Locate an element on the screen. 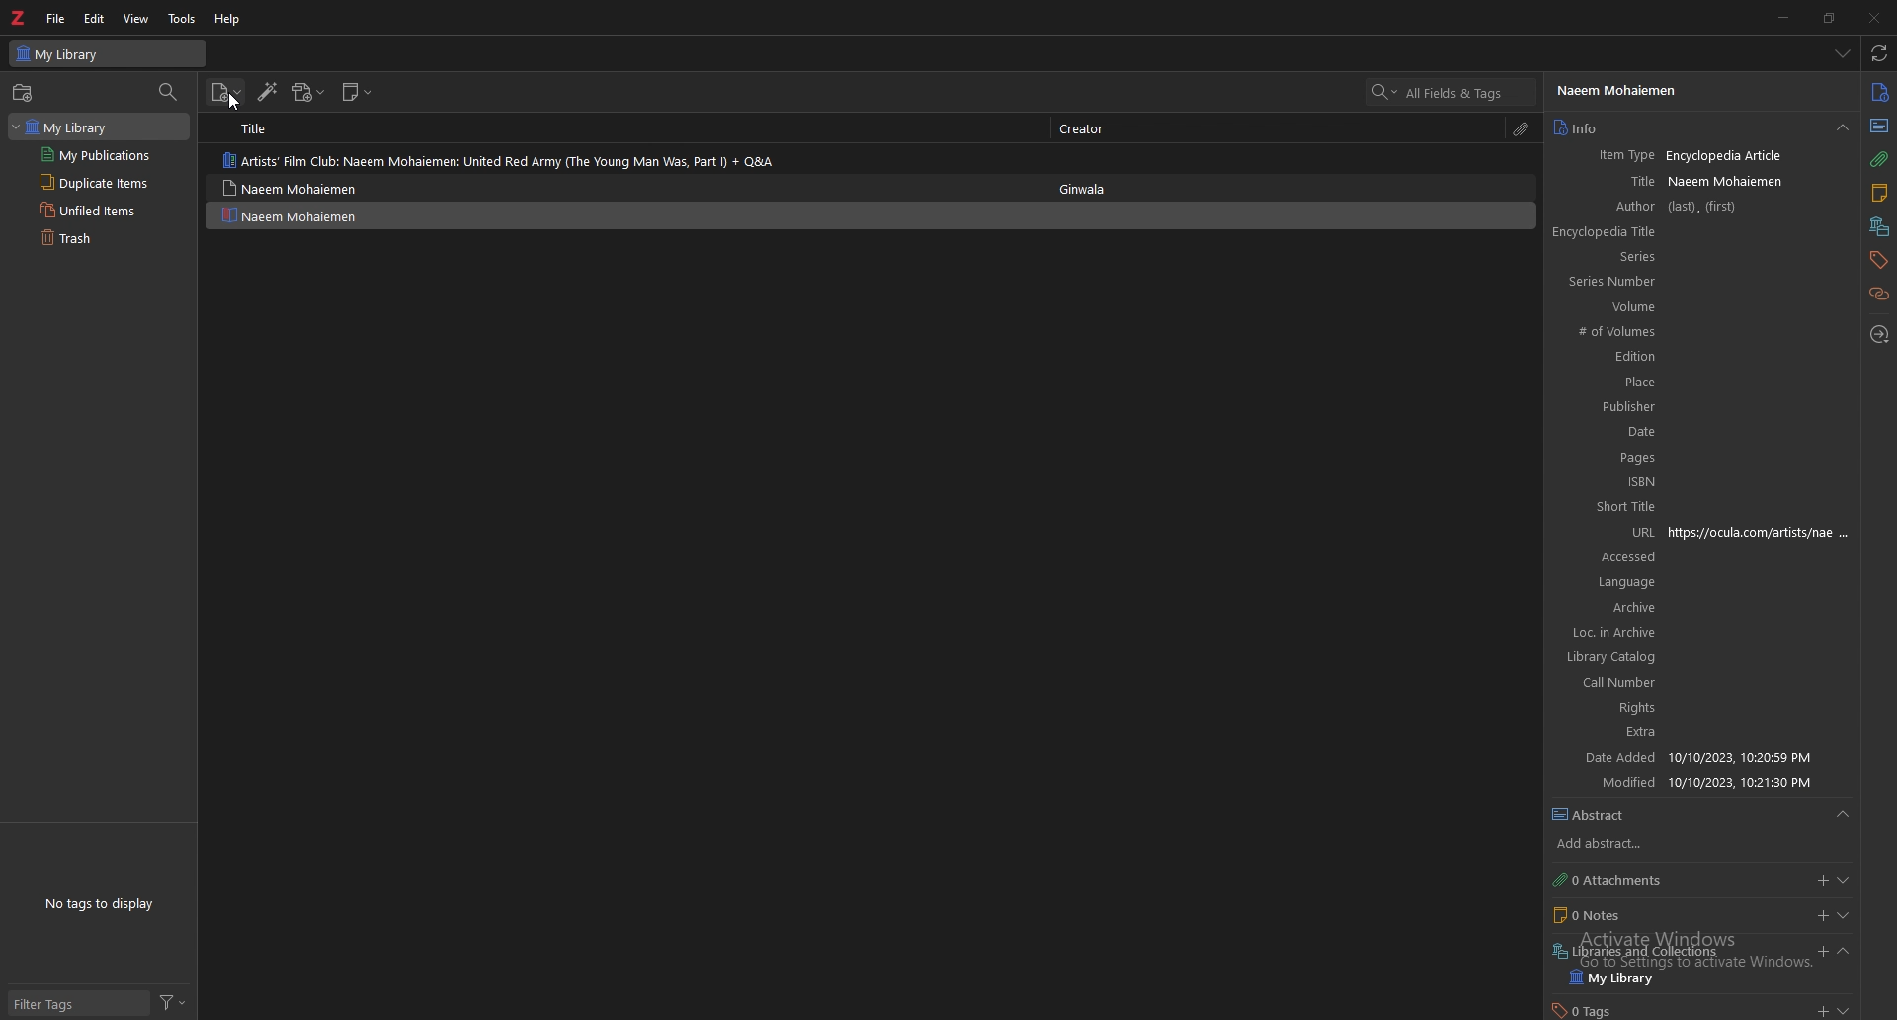 Image resolution: width=1897 pixels, height=1020 pixels. URL is located at coordinates (1606, 532).